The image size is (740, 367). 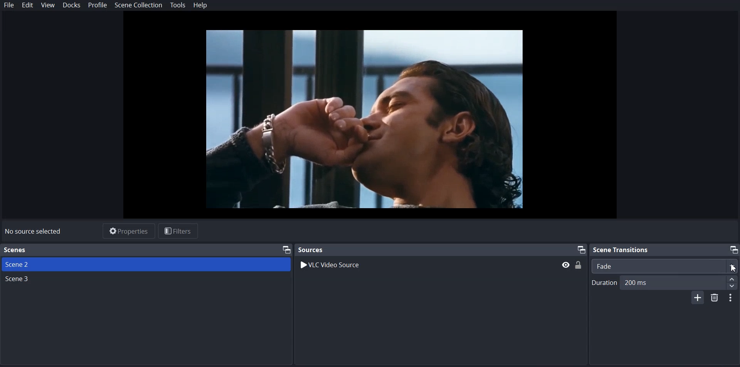 I want to click on Remove Configurable Transition, so click(x=715, y=297).